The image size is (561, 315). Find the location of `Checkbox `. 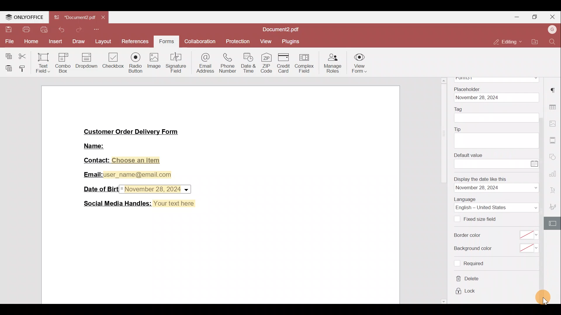

Checkbox  is located at coordinates (457, 219).